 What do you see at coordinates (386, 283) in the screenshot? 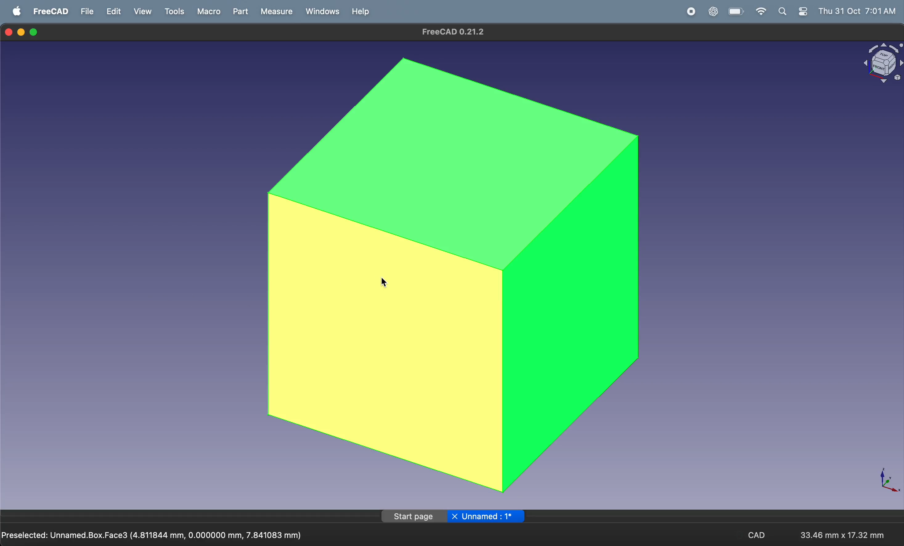
I see `cursor` at bounding box center [386, 283].